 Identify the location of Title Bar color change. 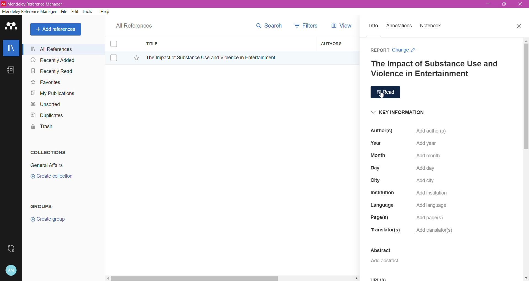
(295, 4).